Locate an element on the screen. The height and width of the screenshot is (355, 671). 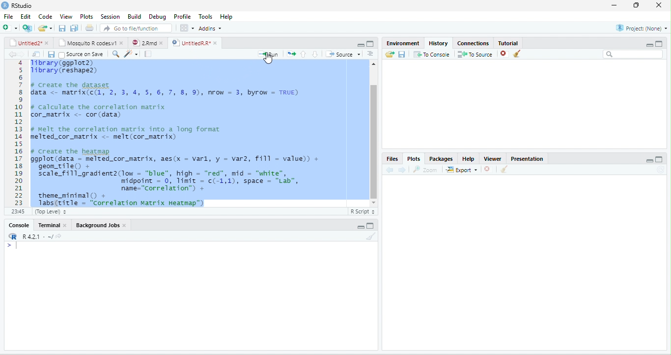
slidebar is located at coordinates (371, 133).